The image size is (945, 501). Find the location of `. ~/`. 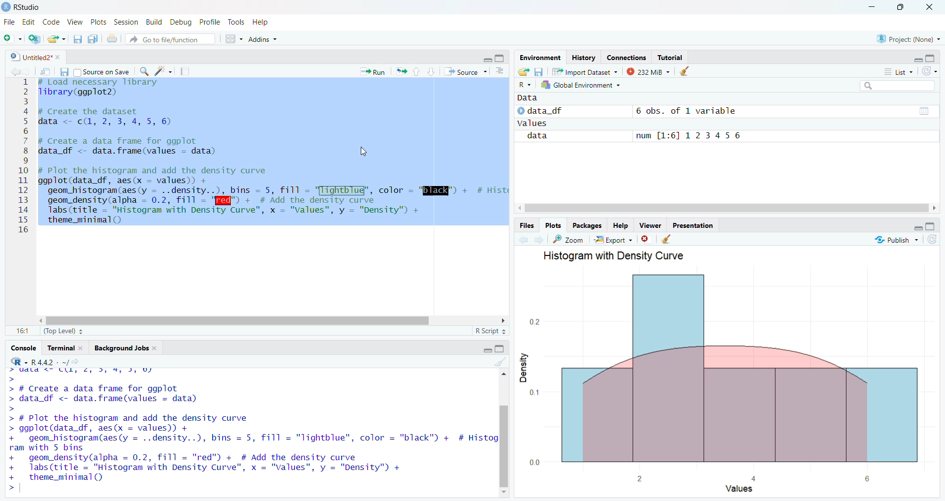

. ~/ is located at coordinates (63, 361).